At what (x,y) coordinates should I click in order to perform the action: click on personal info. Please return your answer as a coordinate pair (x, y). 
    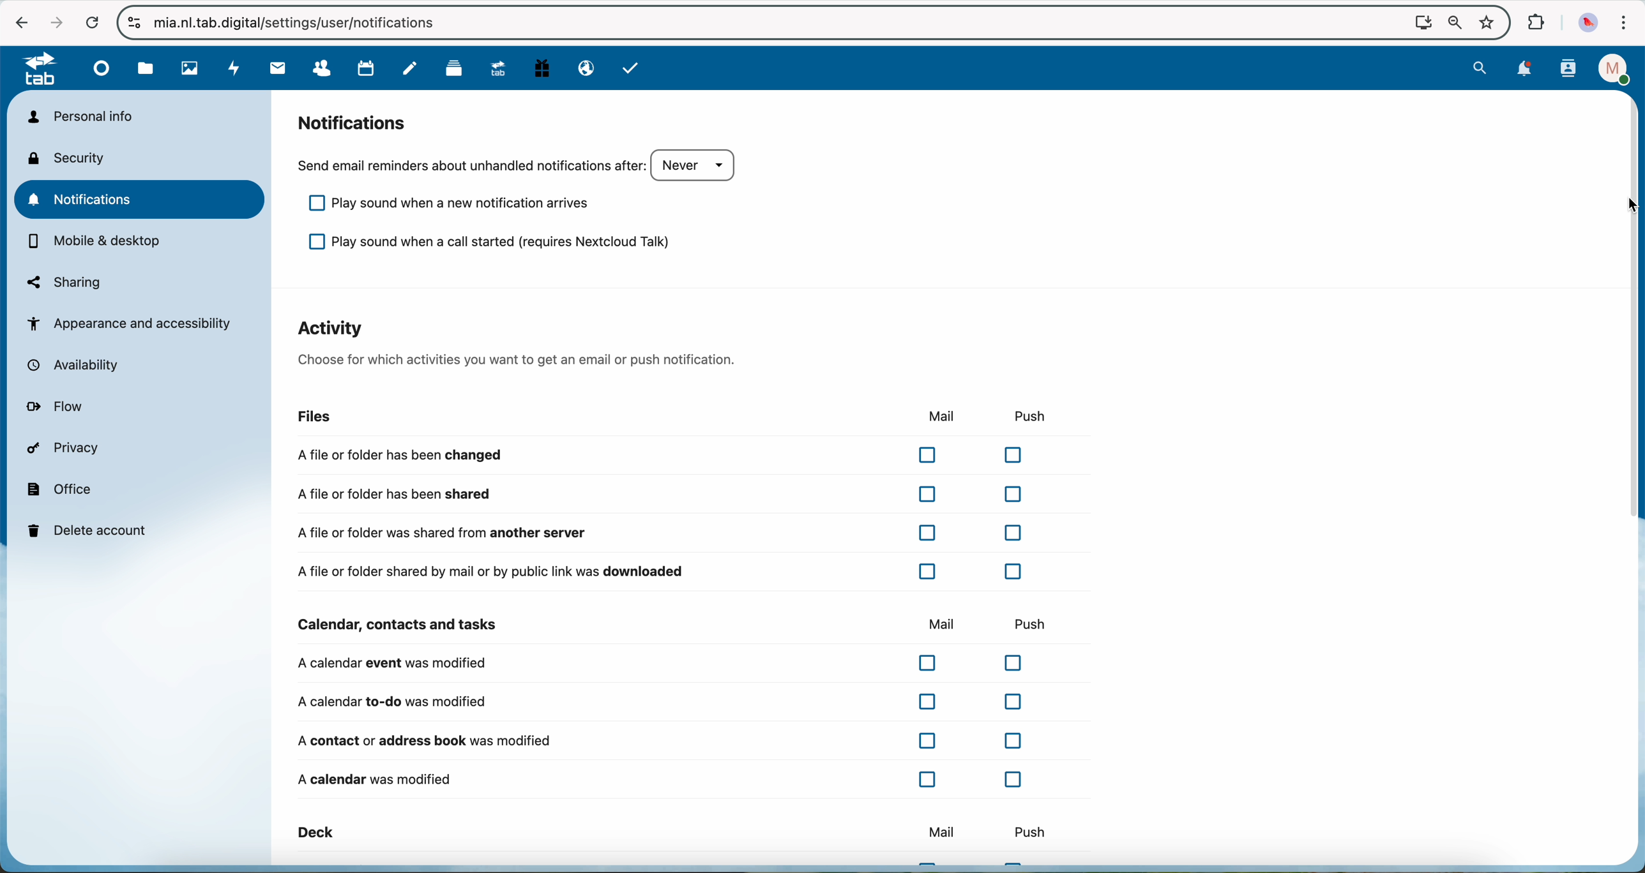
    Looking at the image, I should click on (79, 116).